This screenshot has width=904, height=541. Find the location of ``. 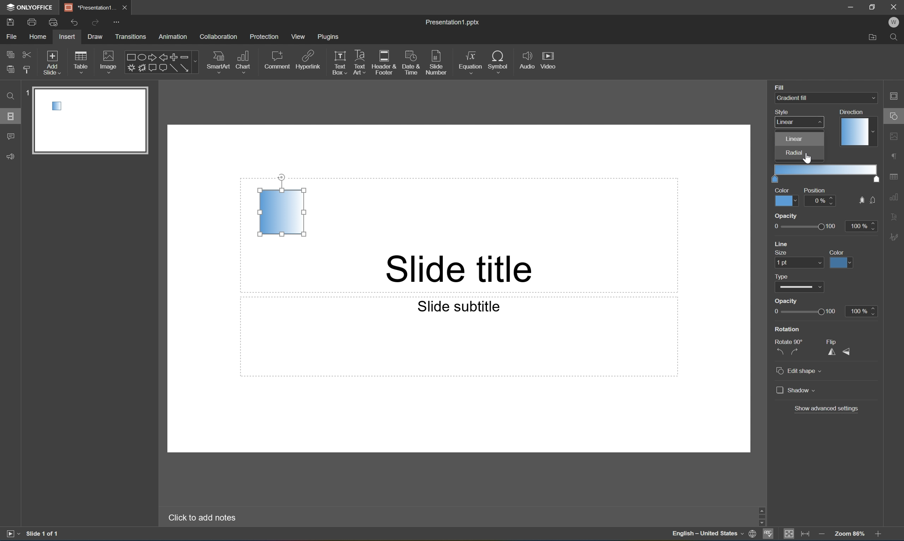

 is located at coordinates (860, 200).